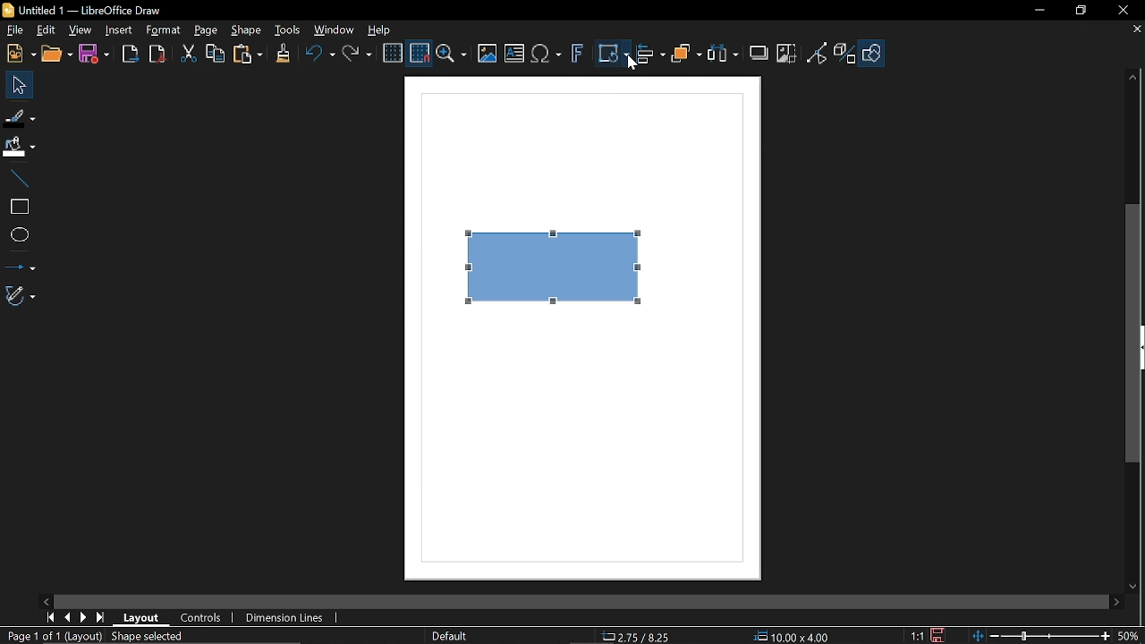  Describe the element at coordinates (47, 600) in the screenshot. I see `MOve left` at that location.